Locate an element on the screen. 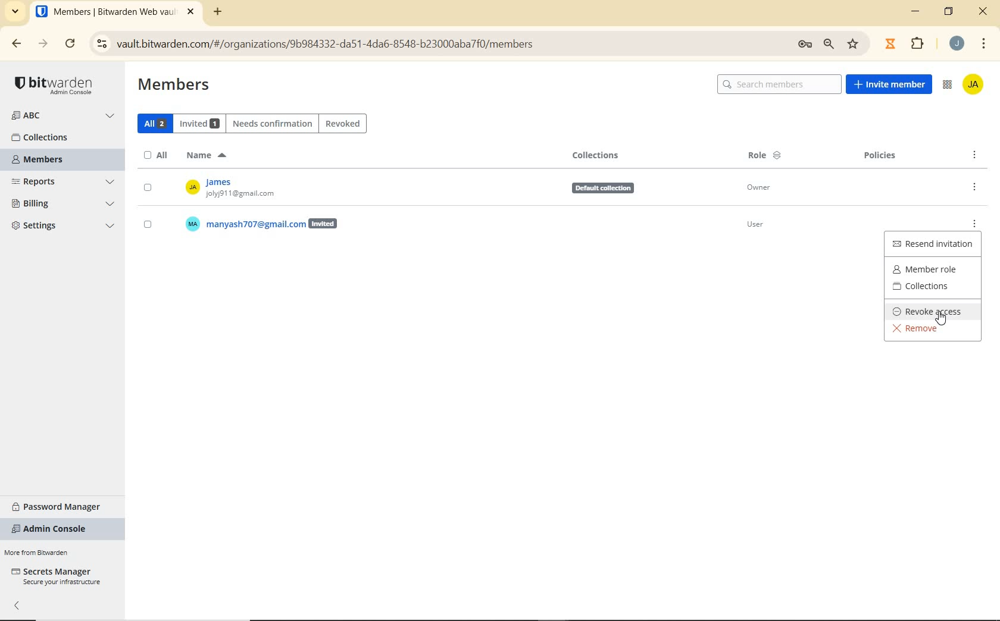 This screenshot has width=1000, height=621. ACCOUNT NAME is located at coordinates (975, 86).